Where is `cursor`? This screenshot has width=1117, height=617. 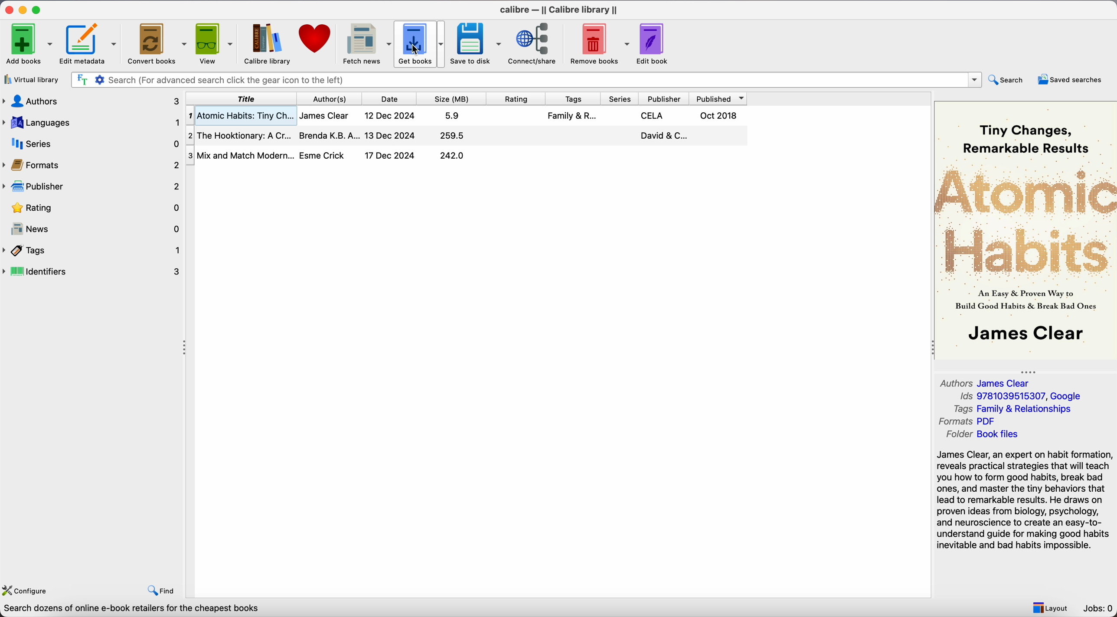 cursor is located at coordinates (415, 51).